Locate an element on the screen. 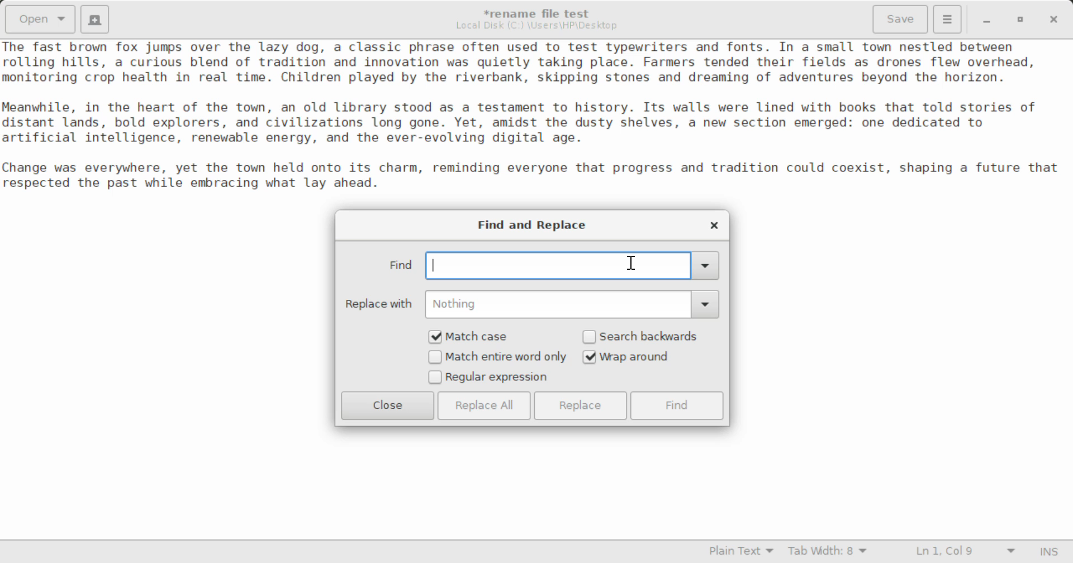  Find and Replace Window Heading is located at coordinates (533, 226).